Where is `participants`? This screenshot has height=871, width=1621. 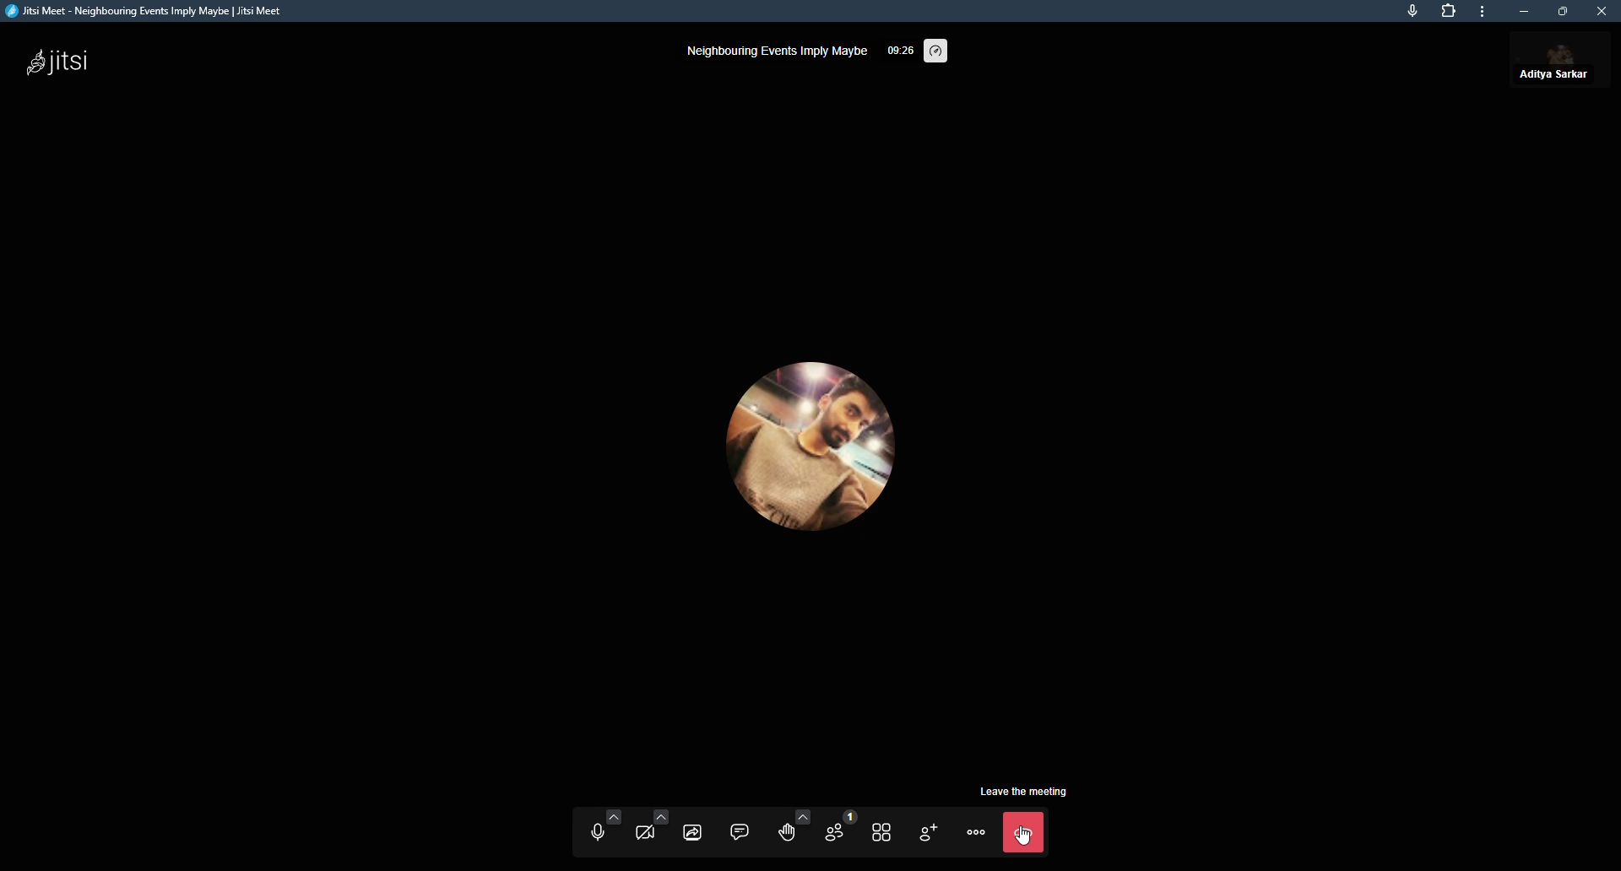
participants is located at coordinates (837, 828).